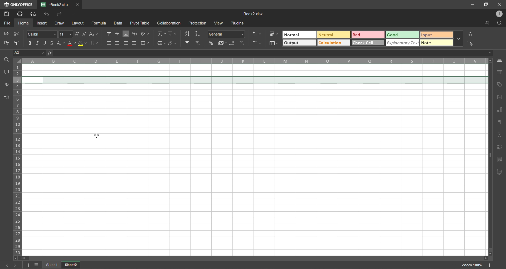  What do you see at coordinates (254, 160) in the screenshot?
I see `cells` at bounding box center [254, 160].